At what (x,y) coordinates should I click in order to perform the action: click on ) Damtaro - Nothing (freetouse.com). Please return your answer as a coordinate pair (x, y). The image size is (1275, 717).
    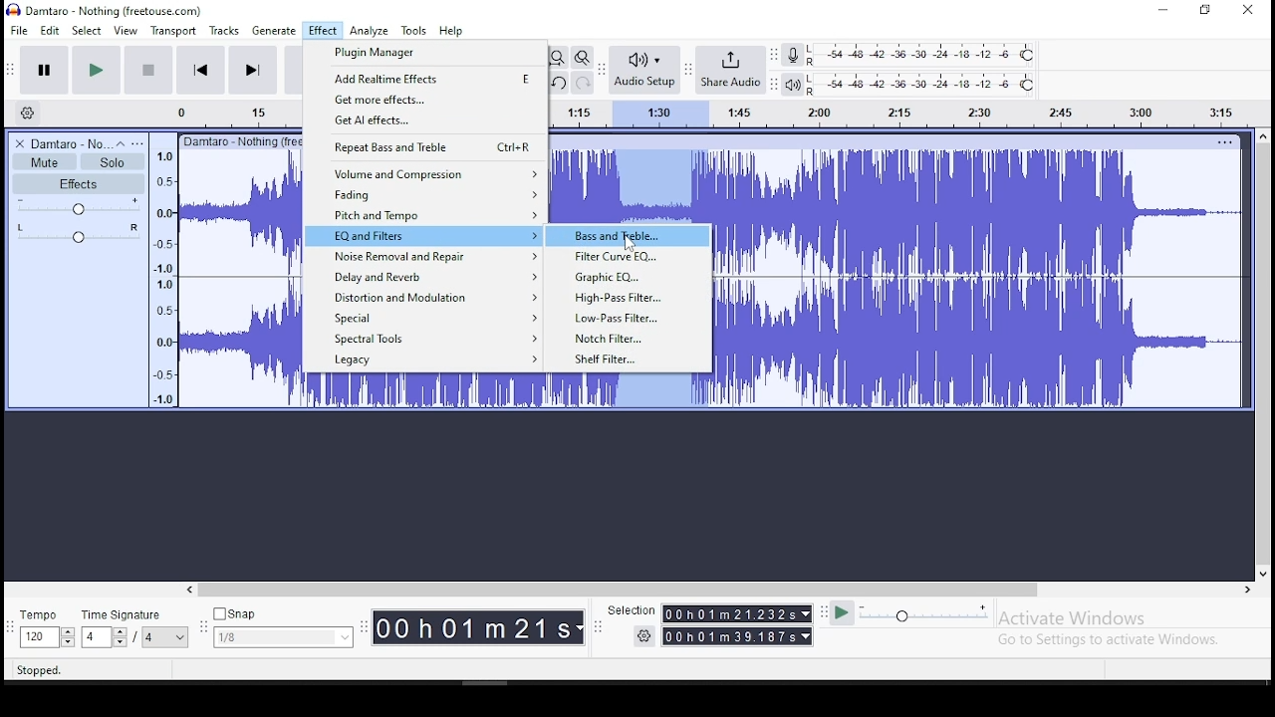
    Looking at the image, I should click on (107, 10).